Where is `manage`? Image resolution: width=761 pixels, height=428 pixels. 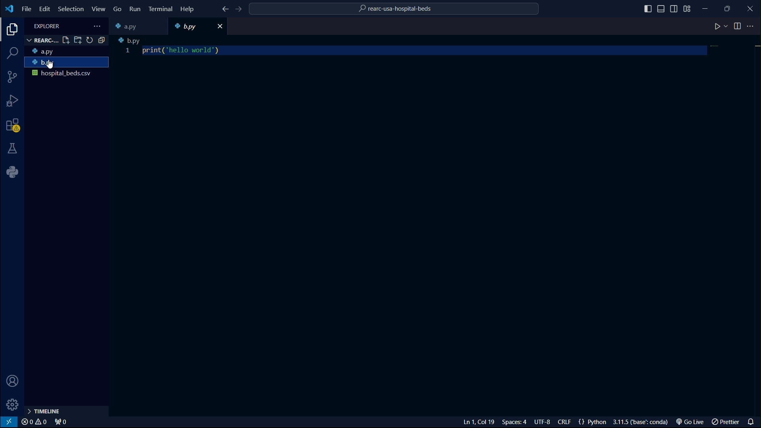 manage is located at coordinates (11, 405).